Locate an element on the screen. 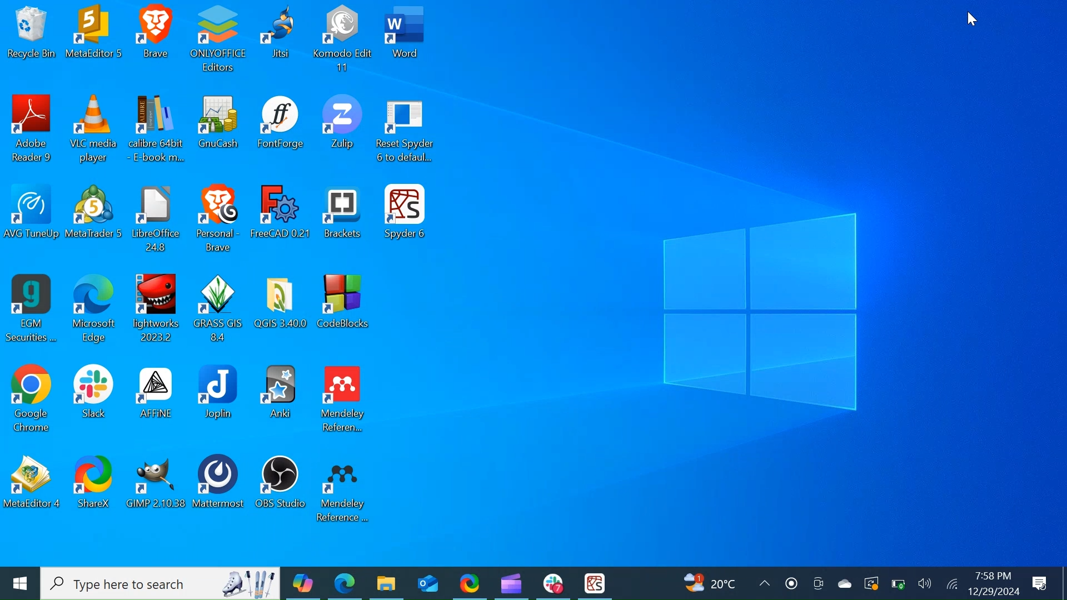  cursor is located at coordinates (972, 18).